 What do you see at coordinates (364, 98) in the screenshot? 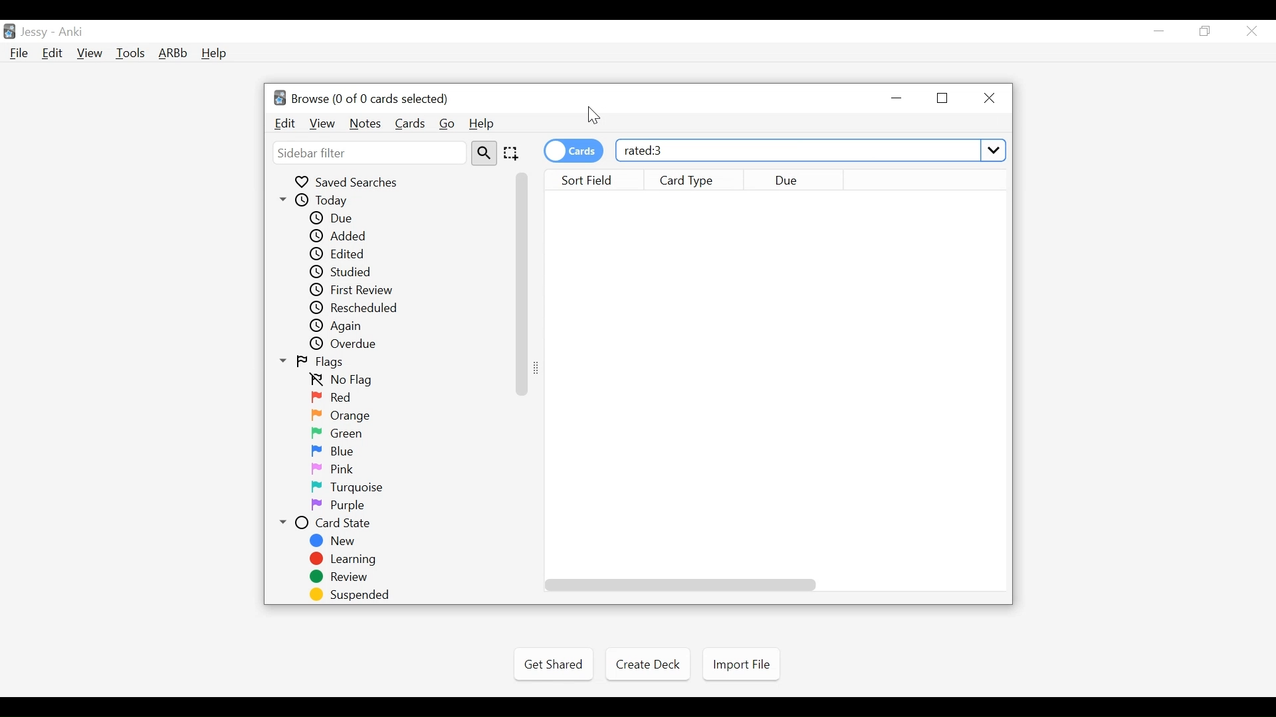
I see `Browse (number of cards selected)` at bounding box center [364, 98].